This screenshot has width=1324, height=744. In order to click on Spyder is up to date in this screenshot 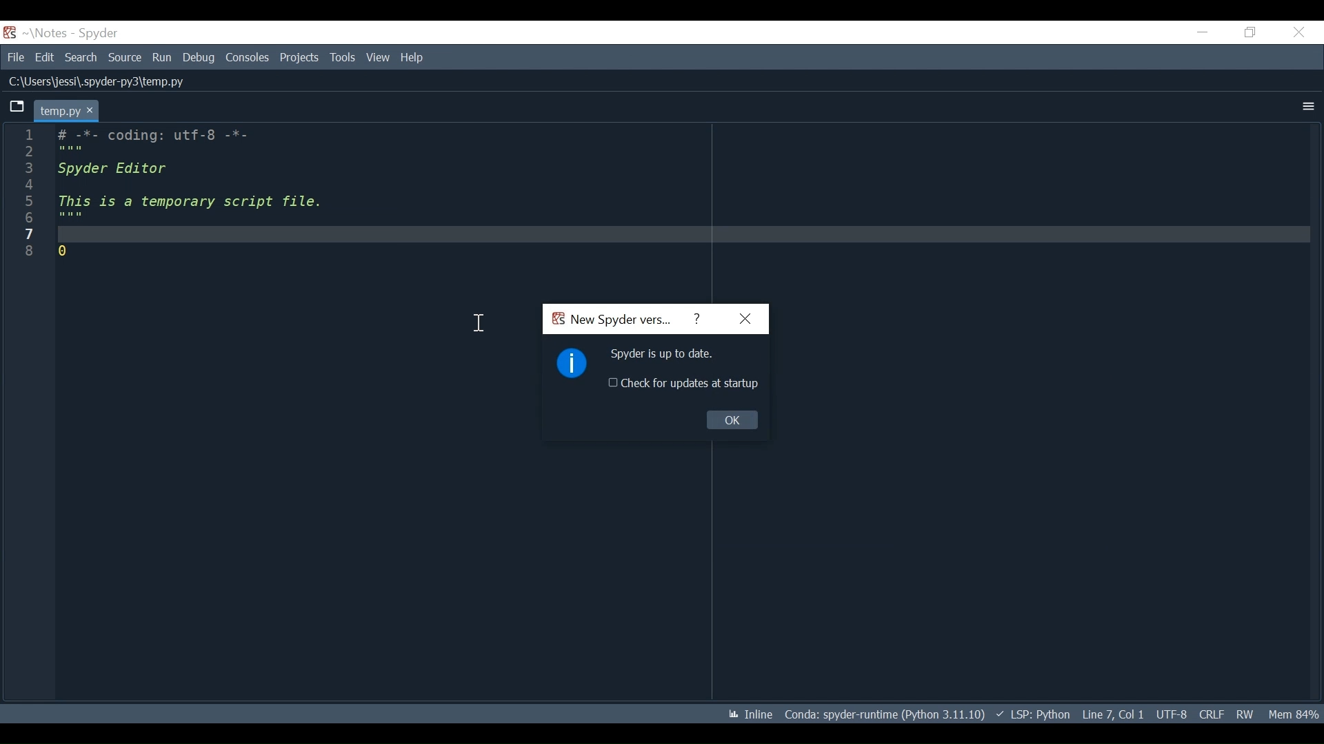, I will do `click(660, 354)`.